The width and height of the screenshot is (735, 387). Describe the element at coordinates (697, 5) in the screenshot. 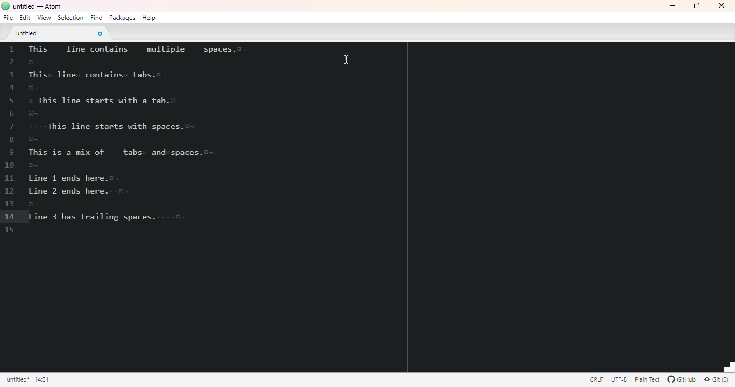

I see `maximize` at that location.